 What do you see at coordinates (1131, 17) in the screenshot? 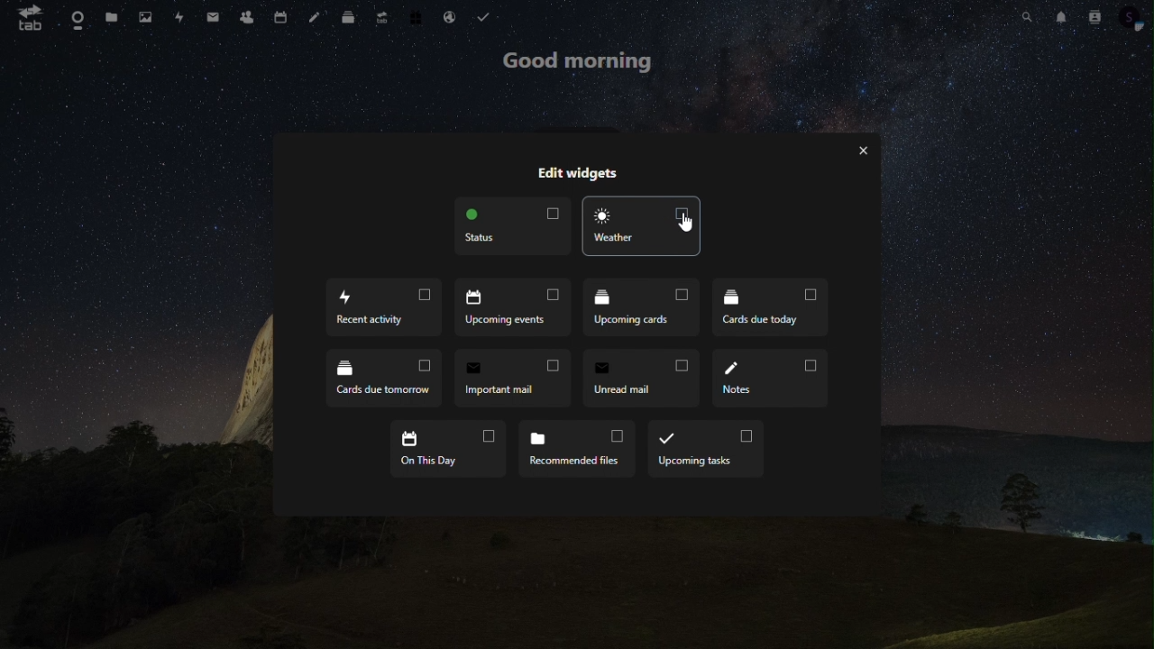
I see `profile` at bounding box center [1131, 17].